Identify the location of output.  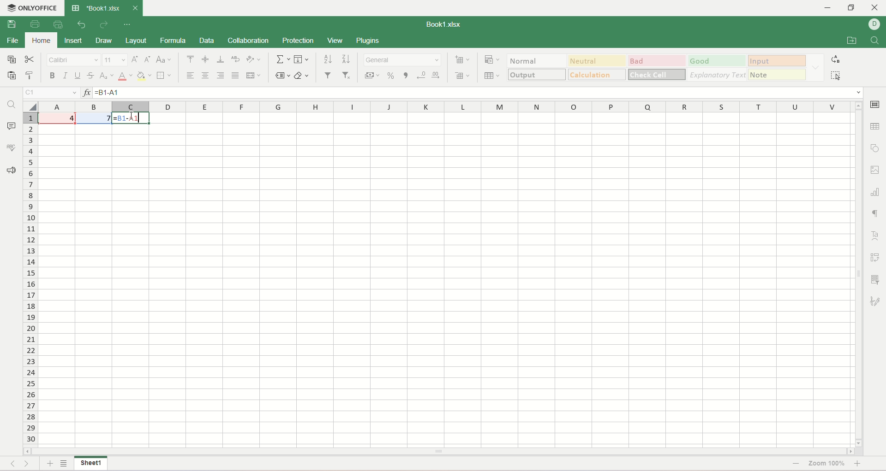
(537, 74).